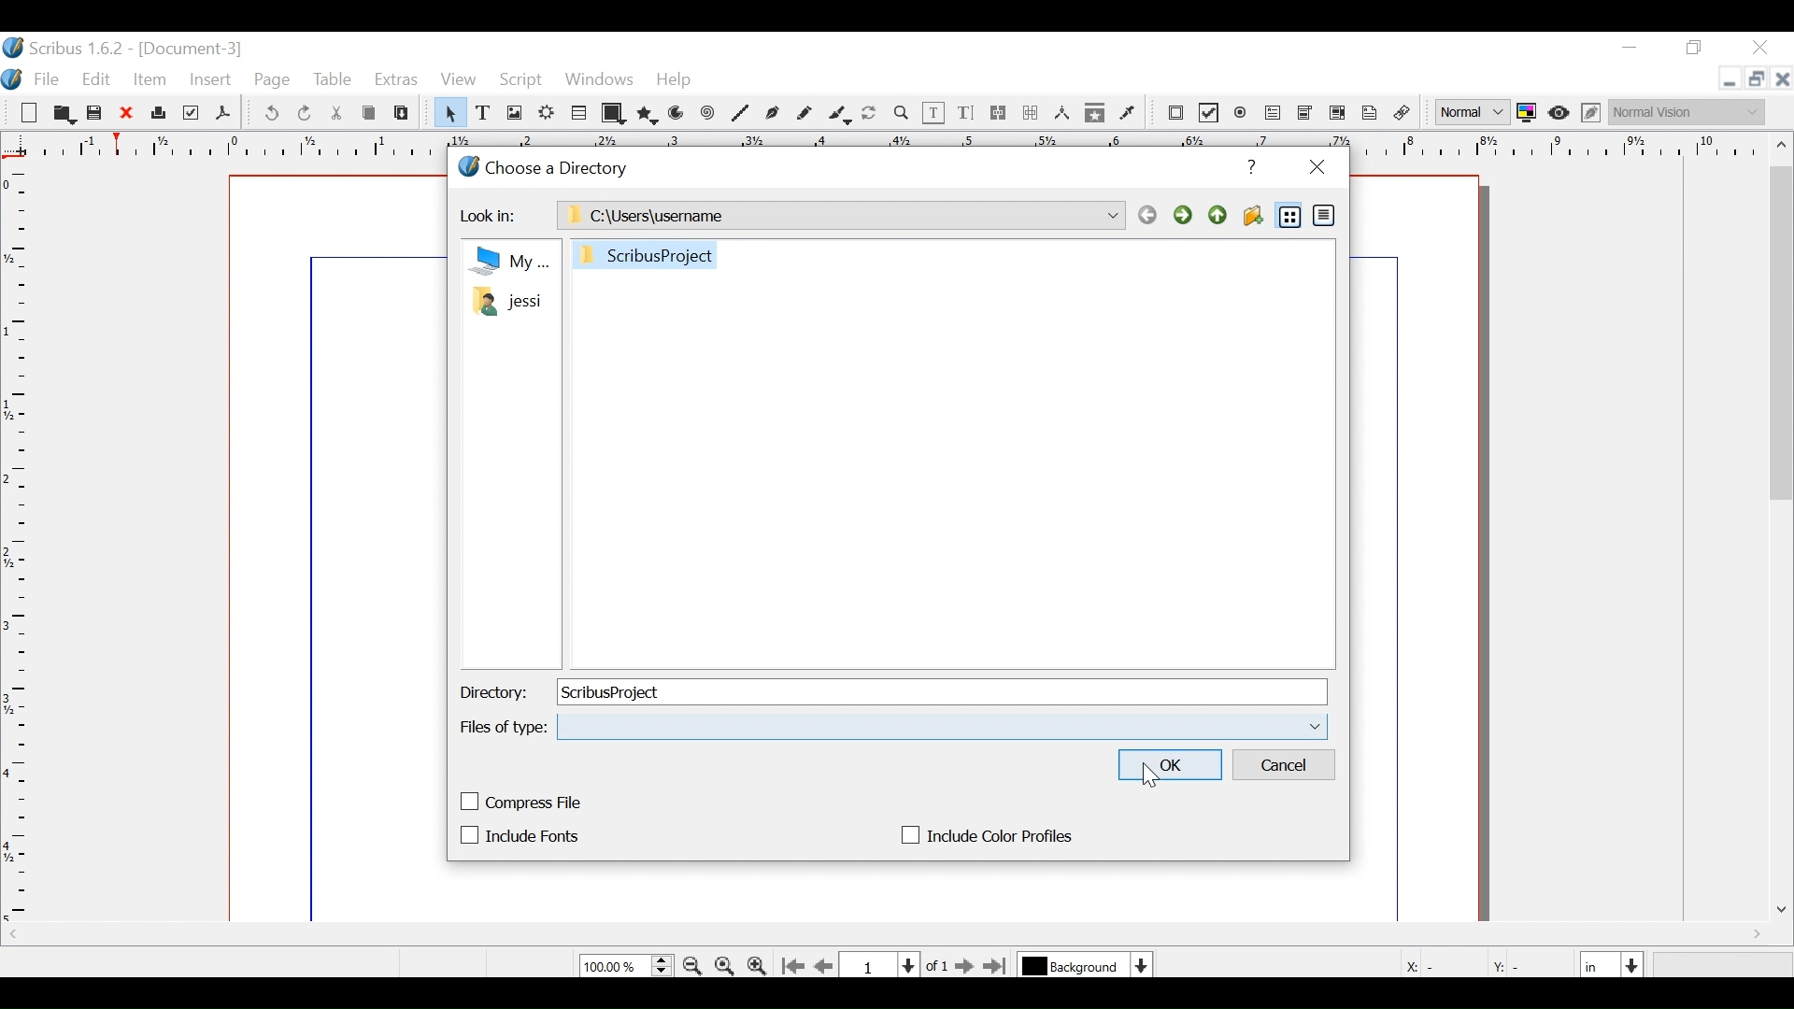 This screenshot has width=1794, height=1009. Describe the element at coordinates (1147, 215) in the screenshot. I see `Back` at that location.